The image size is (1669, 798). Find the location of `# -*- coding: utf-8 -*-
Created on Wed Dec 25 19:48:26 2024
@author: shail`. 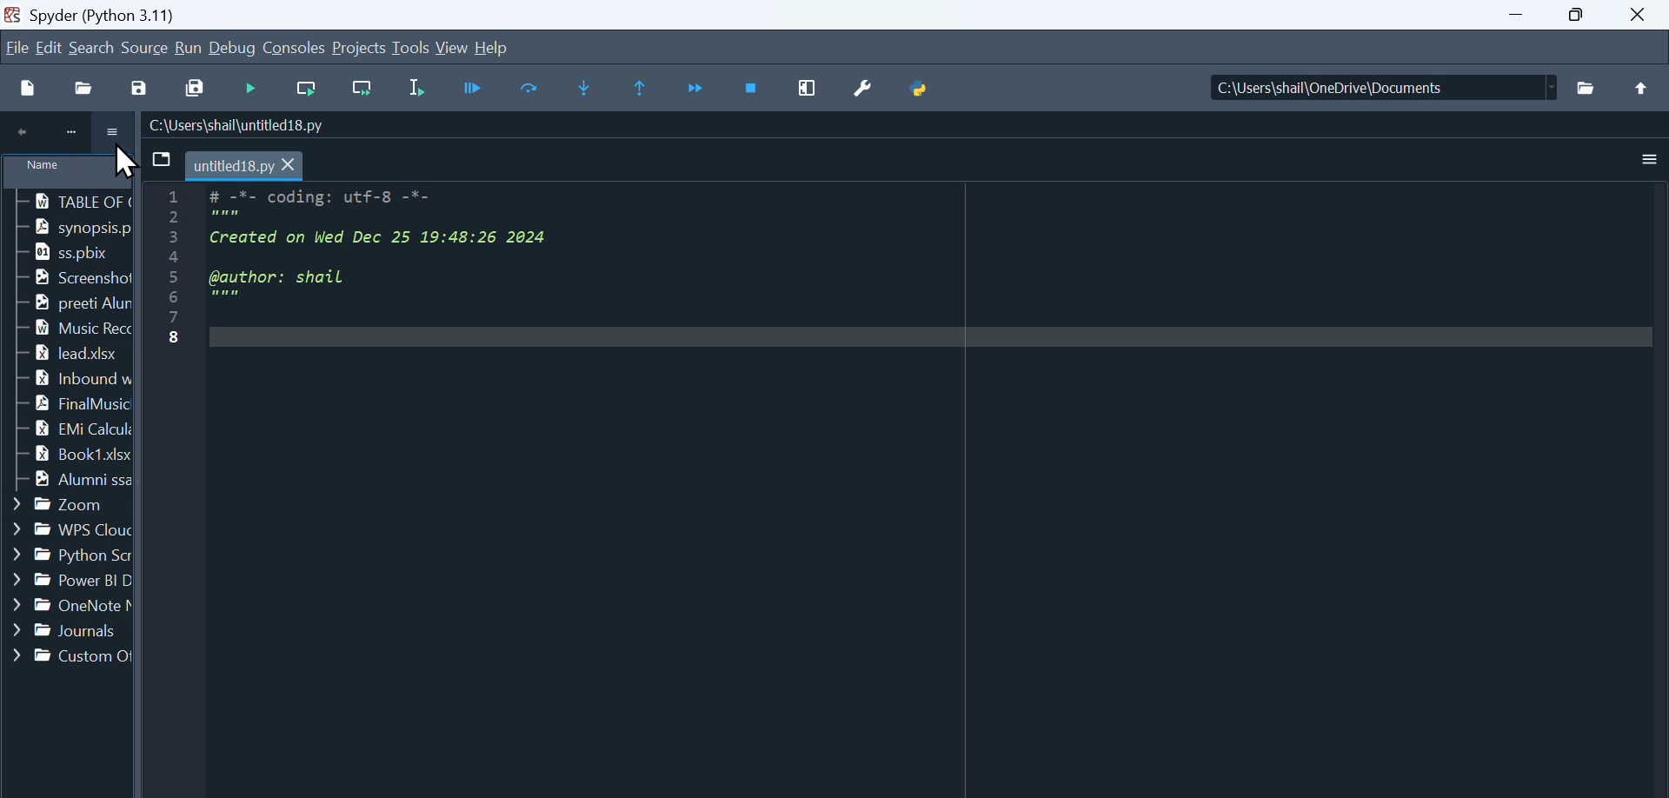

# -*- coding: utf-8 -*-
Created on Wed Dec 25 19:48:26 2024
@author: shail is located at coordinates (921, 481).